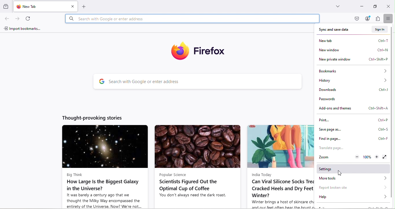 This screenshot has height=209, width=395. What do you see at coordinates (352, 168) in the screenshot?
I see `Settings` at bounding box center [352, 168].